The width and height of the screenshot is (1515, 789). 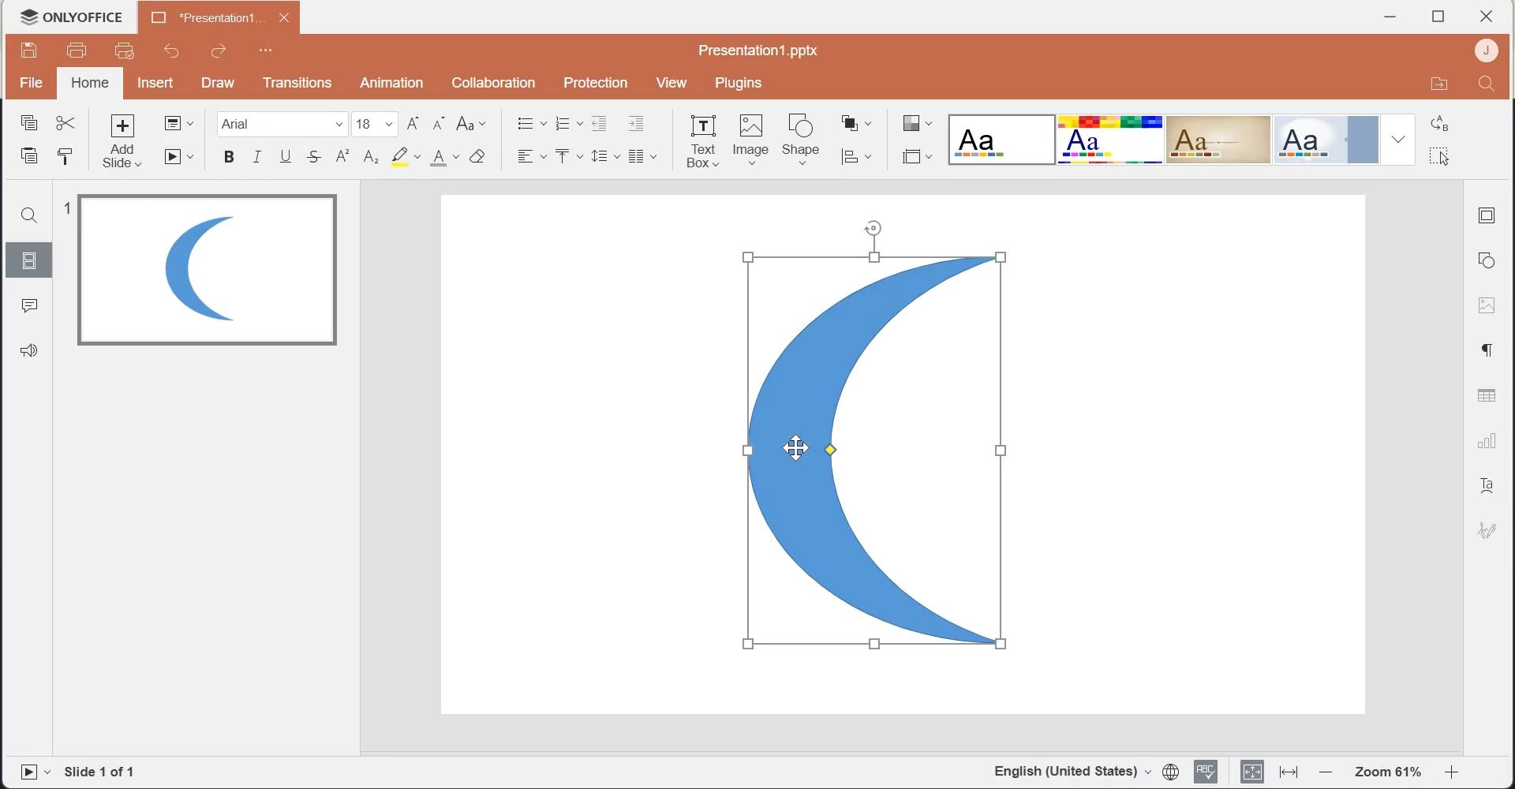 I want to click on Comments, so click(x=27, y=304).